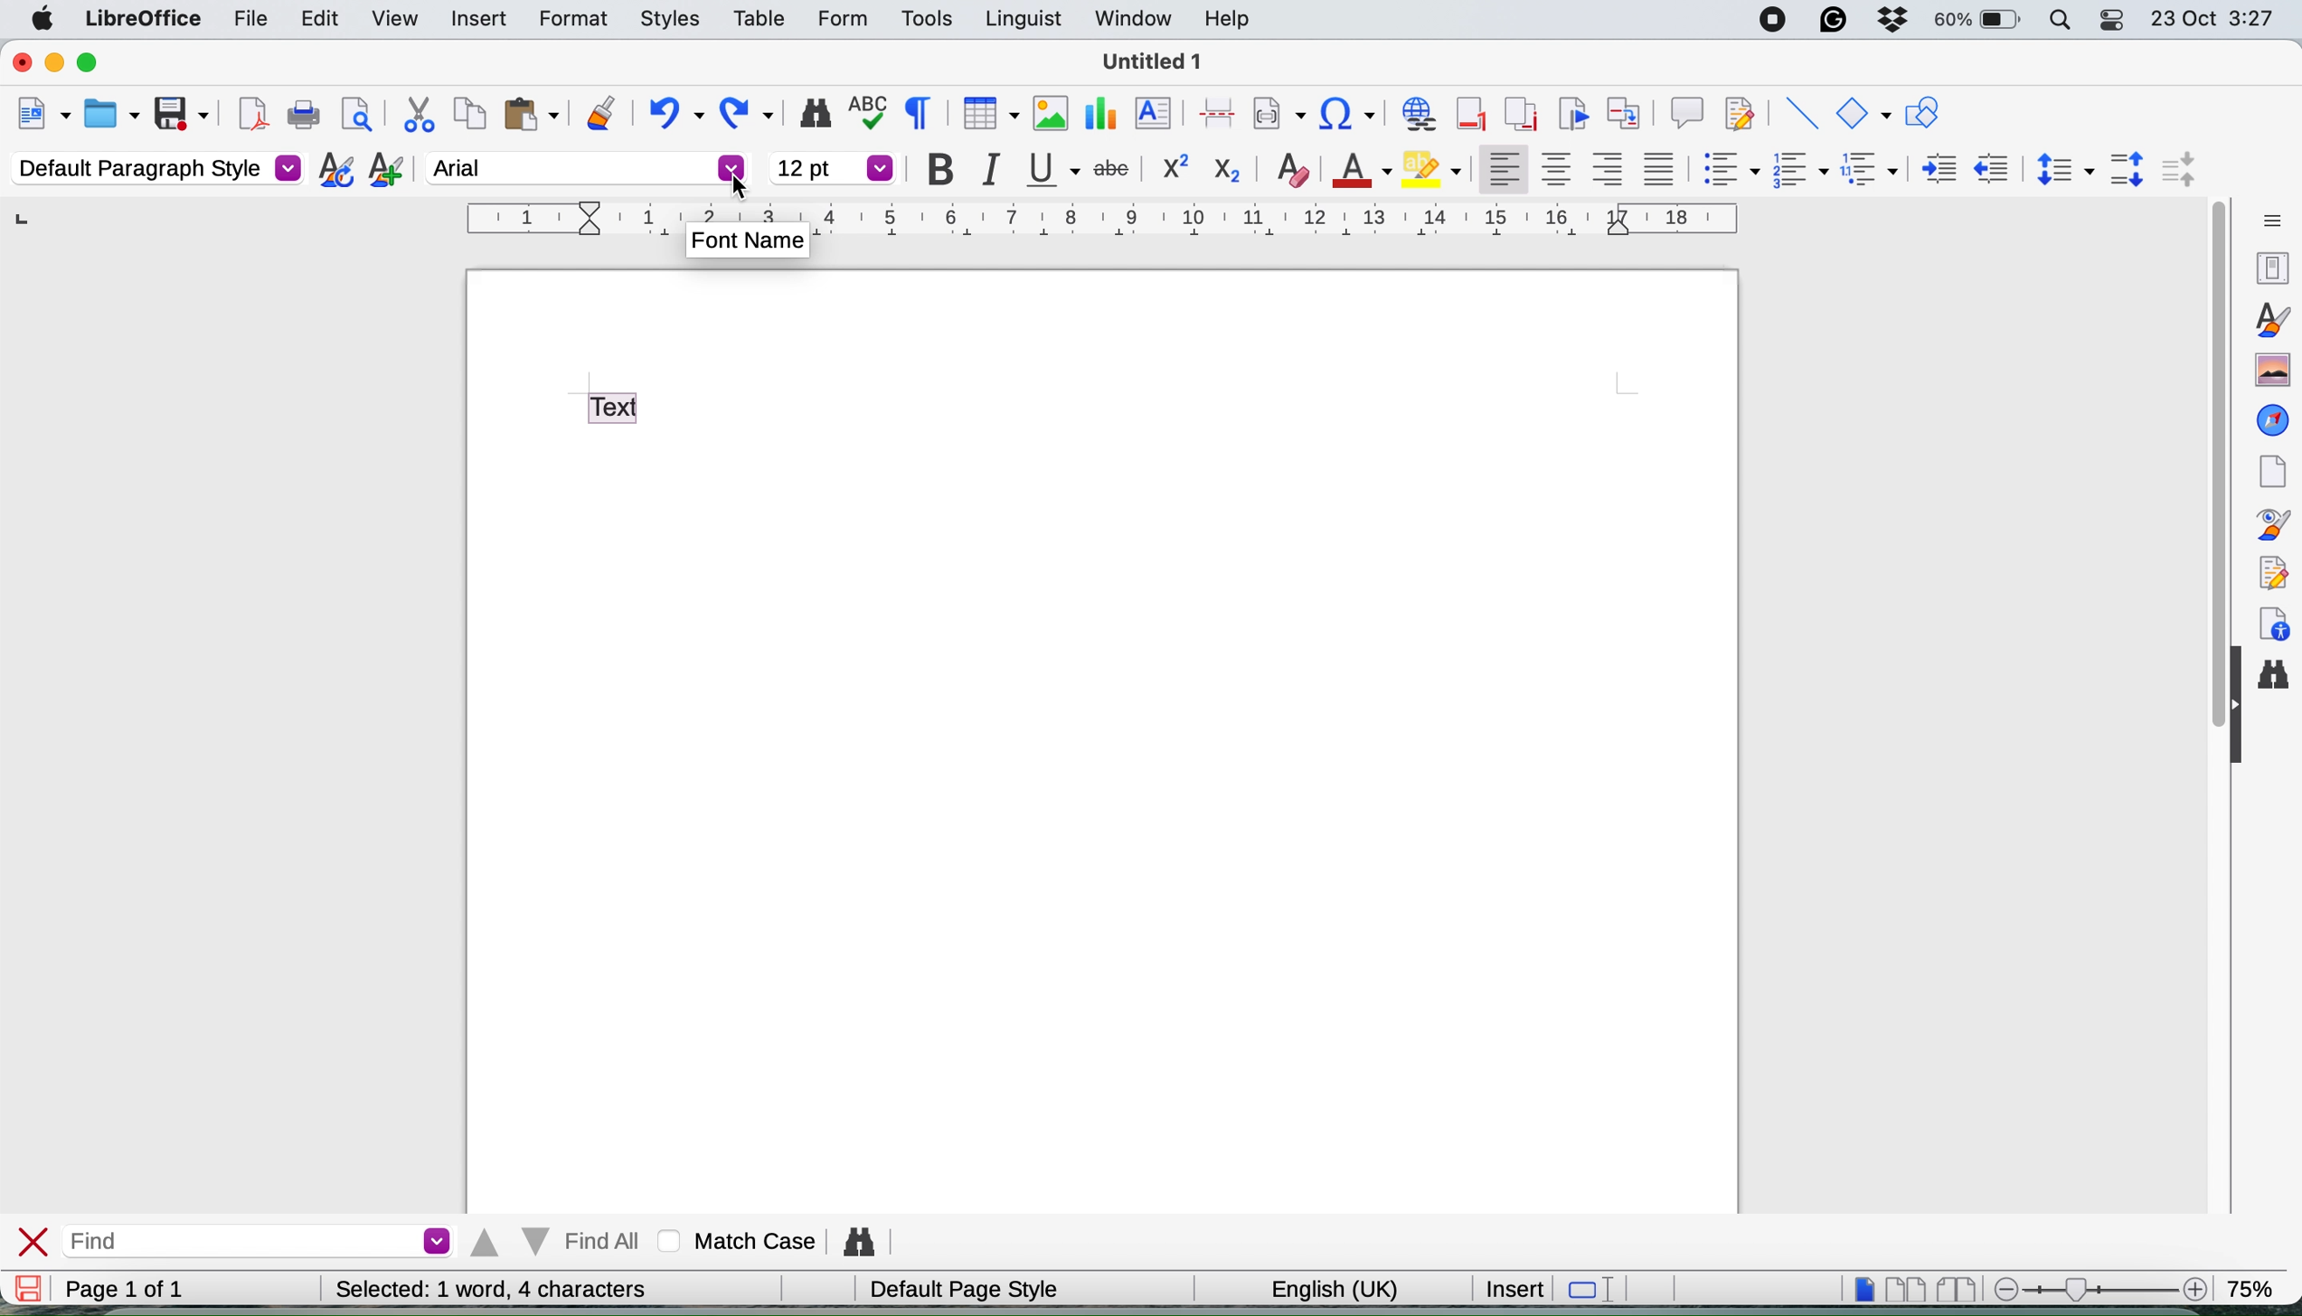 The height and width of the screenshot is (1316, 2302). What do you see at coordinates (809, 113) in the screenshot?
I see `find and replace` at bounding box center [809, 113].